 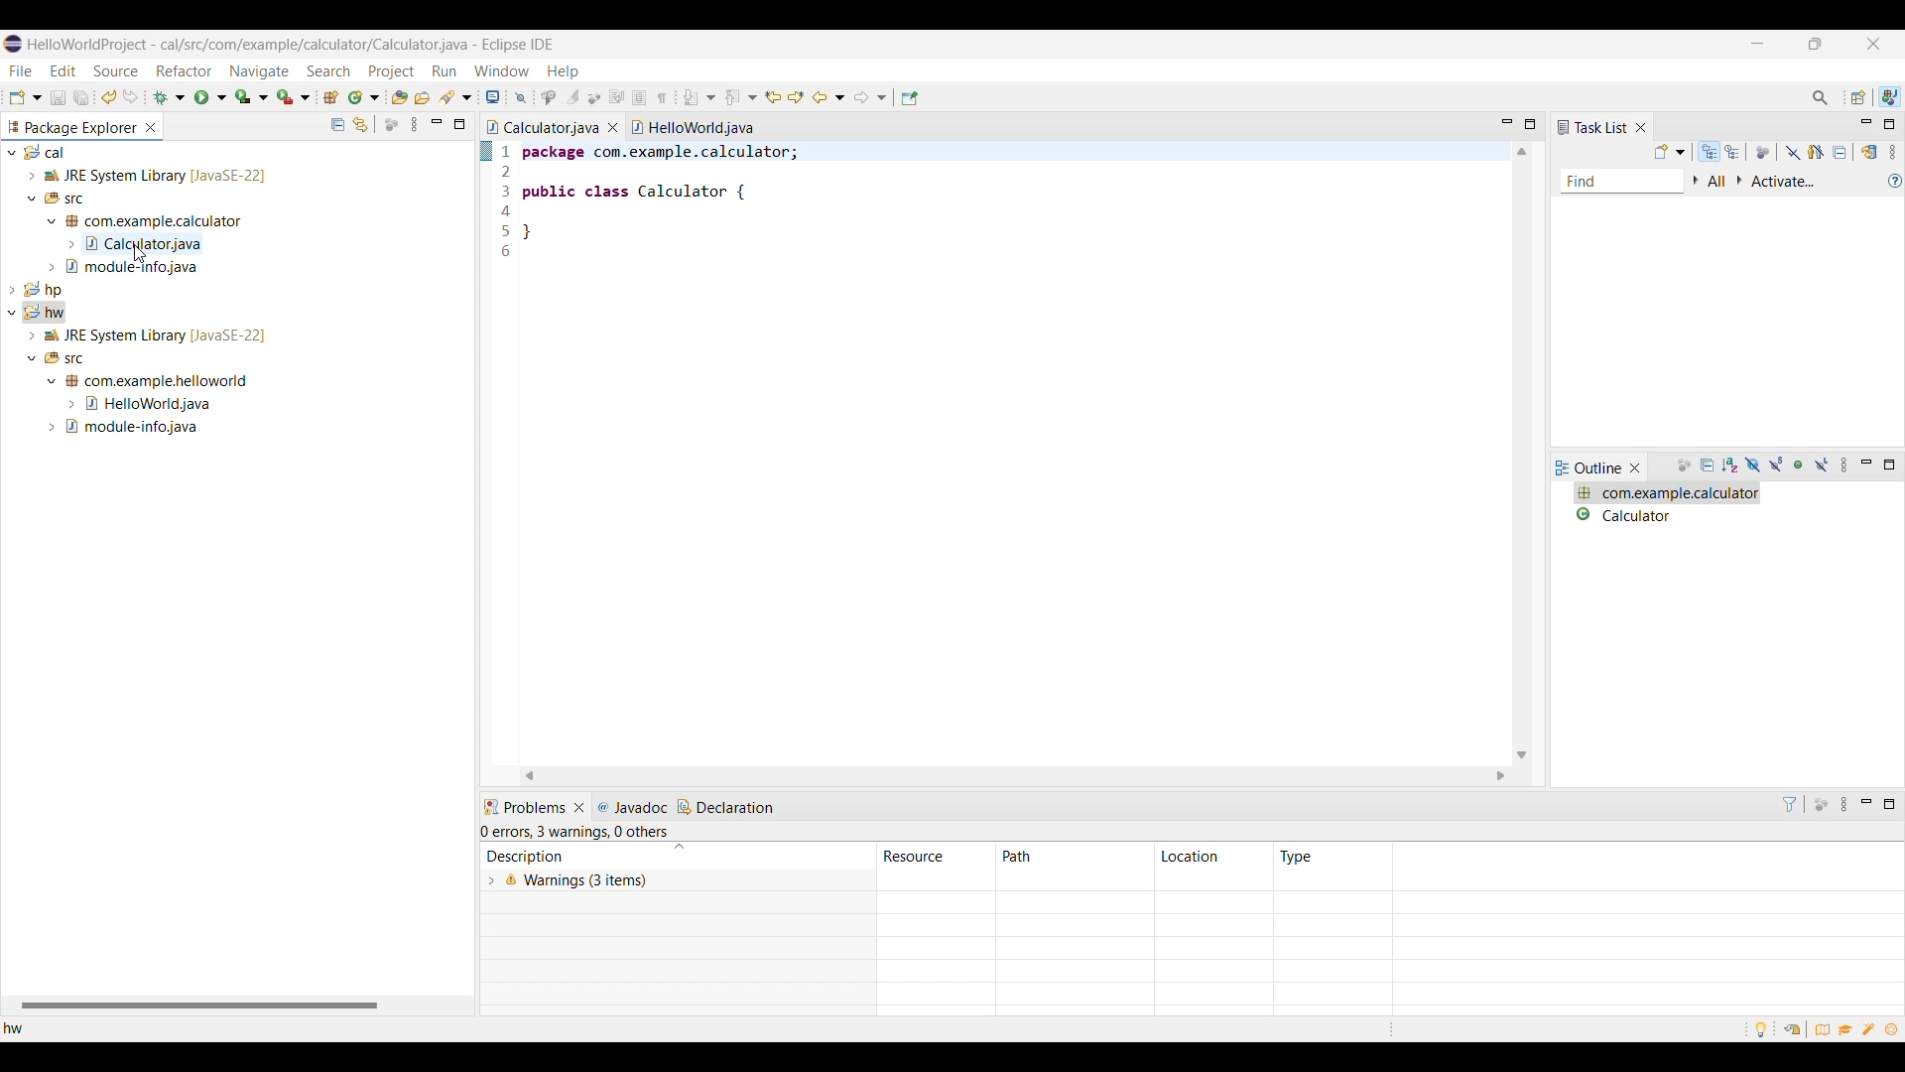 What do you see at coordinates (1212, 857) in the screenshot?
I see `Location` at bounding box center [1212, 857].